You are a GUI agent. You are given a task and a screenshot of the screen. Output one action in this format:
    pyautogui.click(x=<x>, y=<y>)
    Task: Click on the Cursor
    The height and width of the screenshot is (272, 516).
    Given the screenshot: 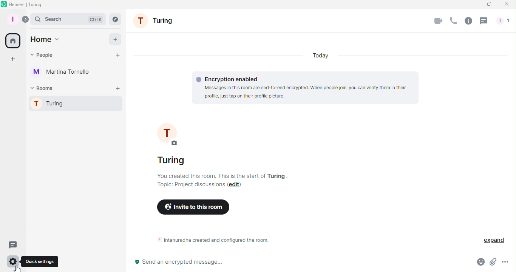 What is the action you would take?
    pyautogui.click(x=17, y=268)
    